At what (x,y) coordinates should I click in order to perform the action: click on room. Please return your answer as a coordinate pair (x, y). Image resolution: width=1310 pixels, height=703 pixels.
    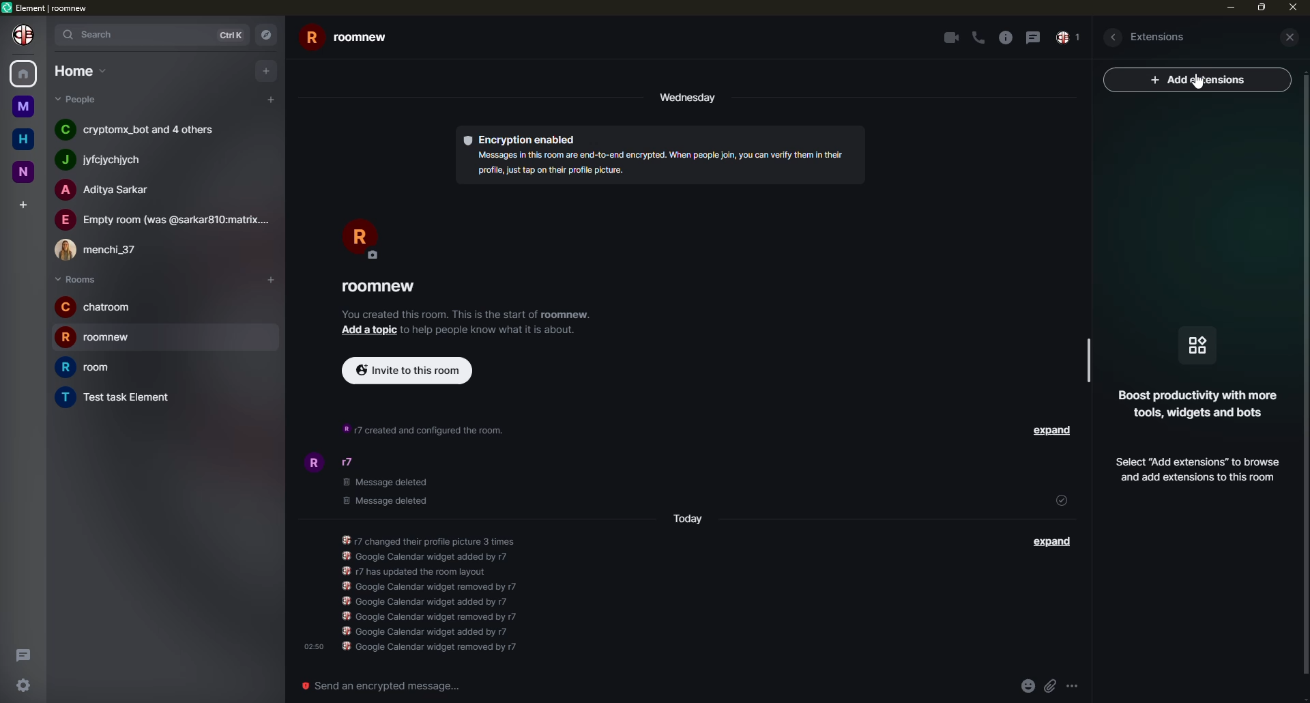
    Looking at the image, I should click on (24, 107).